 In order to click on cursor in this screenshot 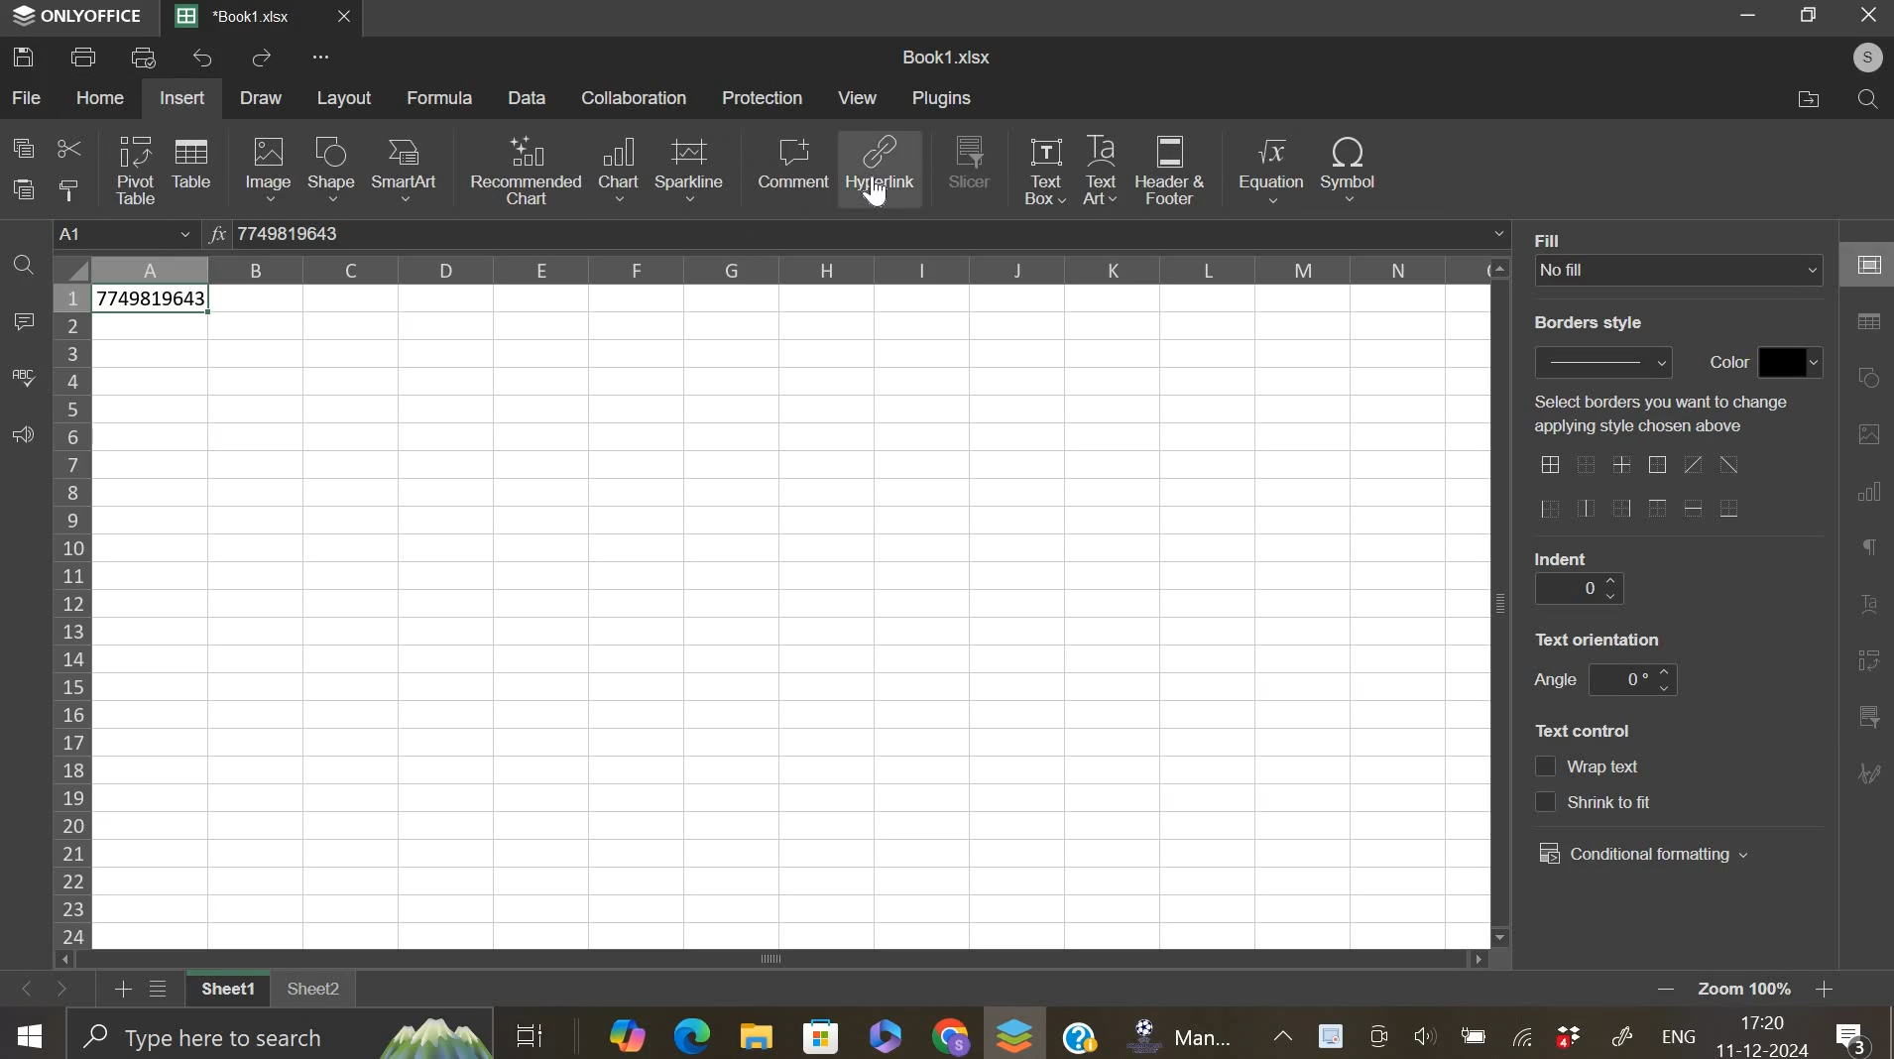, I will do `click(878, 197)`.